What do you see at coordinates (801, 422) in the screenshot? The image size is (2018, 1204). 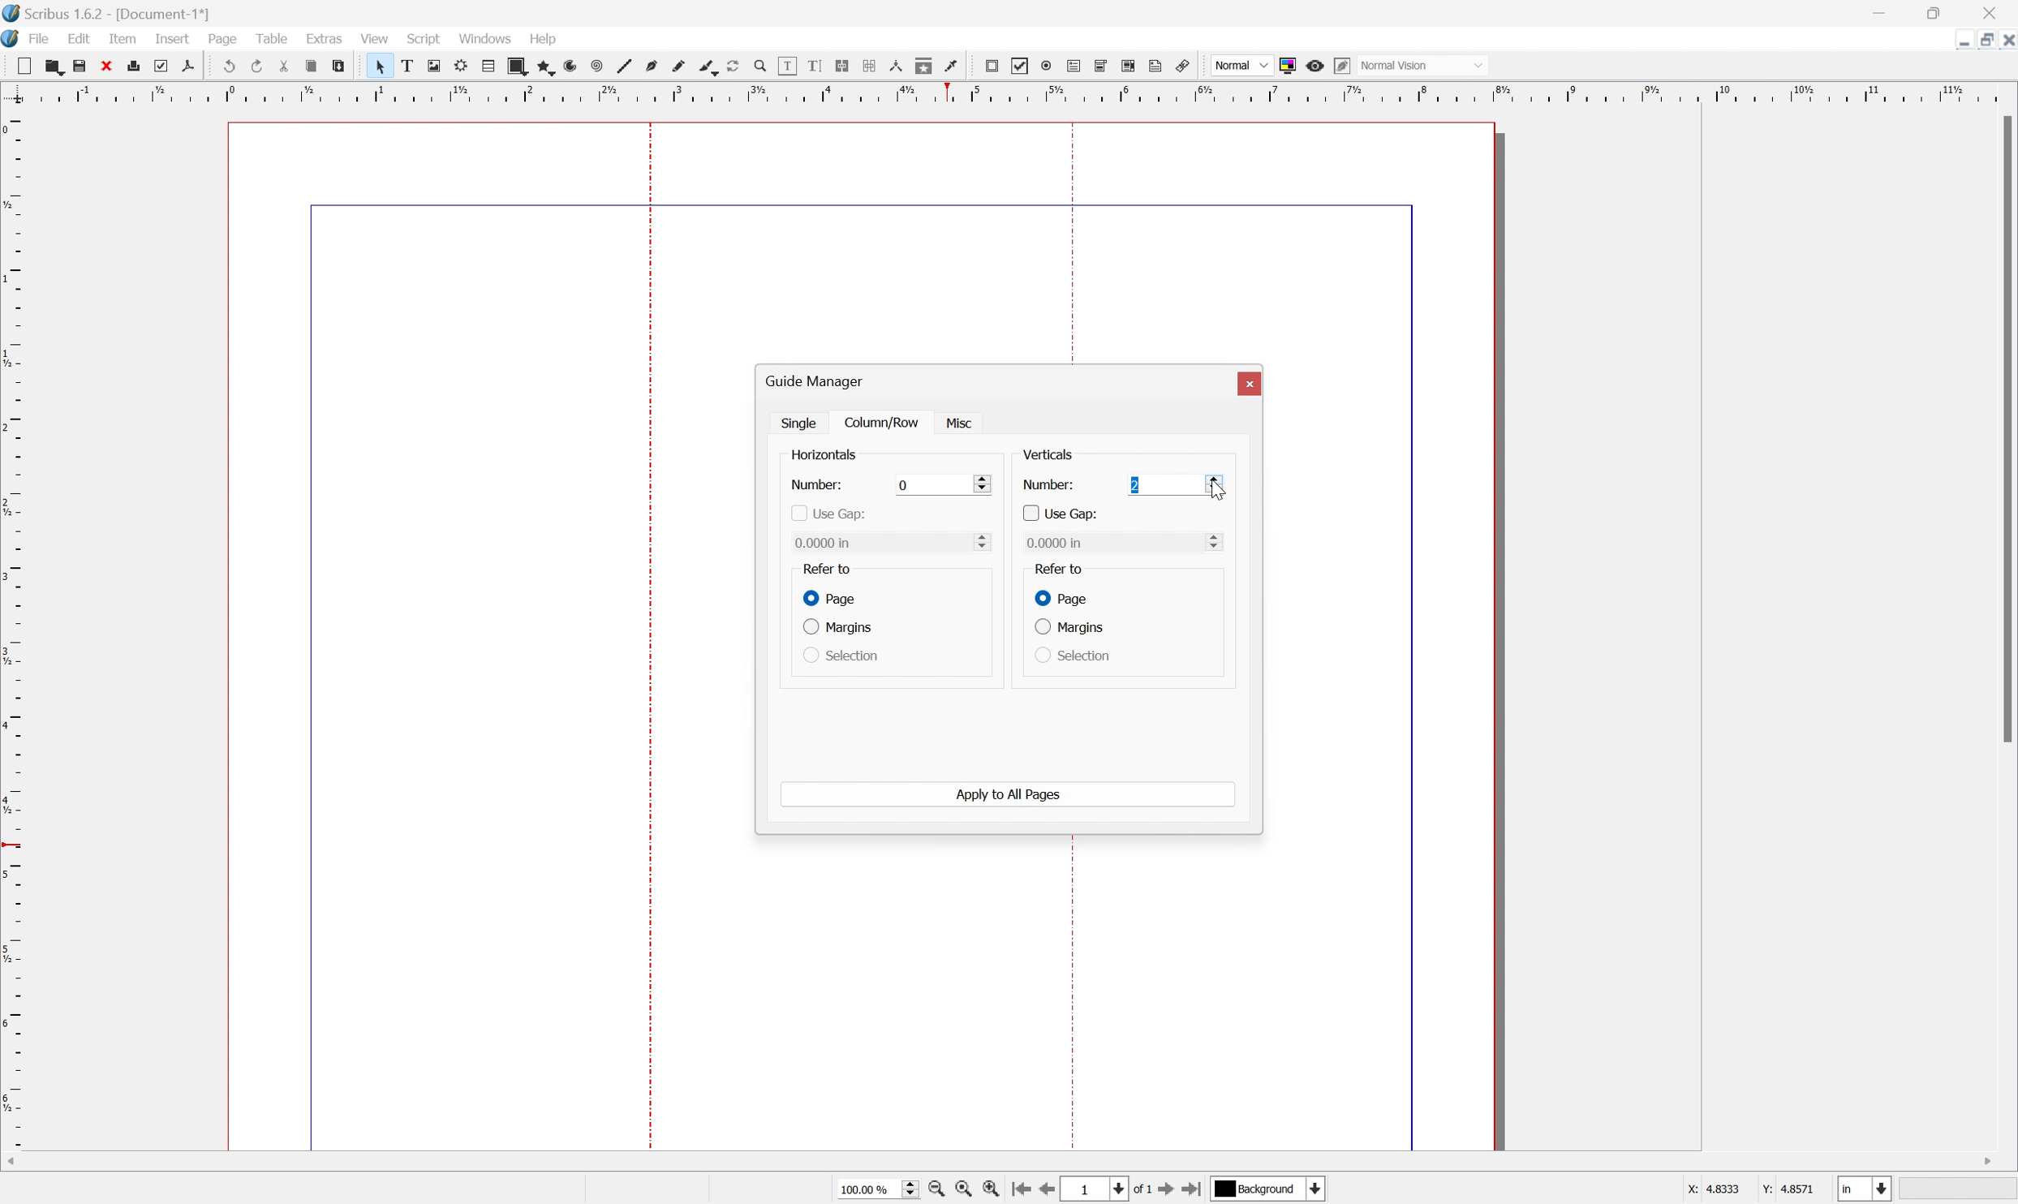 I see `single` at bounding box center [801, 422].